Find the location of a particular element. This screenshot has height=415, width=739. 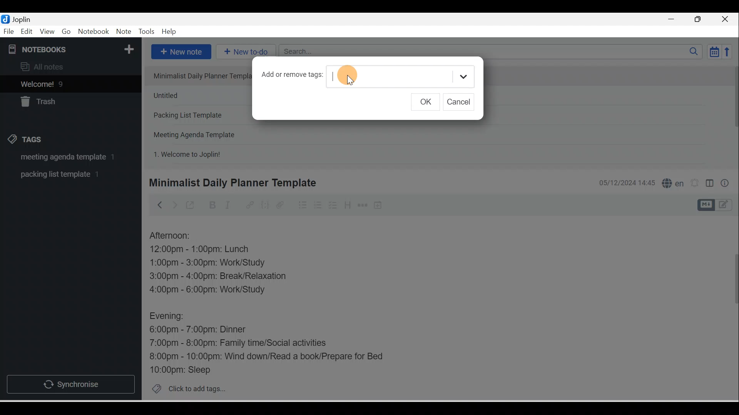

Forward is located at coordinates (174, 204).